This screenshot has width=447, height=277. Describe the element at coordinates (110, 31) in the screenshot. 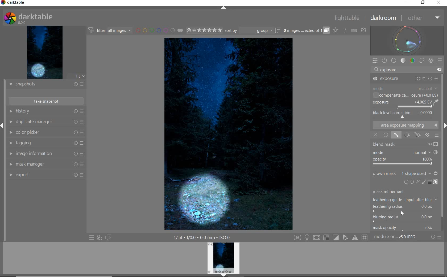

I see `FILTER IMAGES BASED ON THEIR MODULE ORDER` at that location.